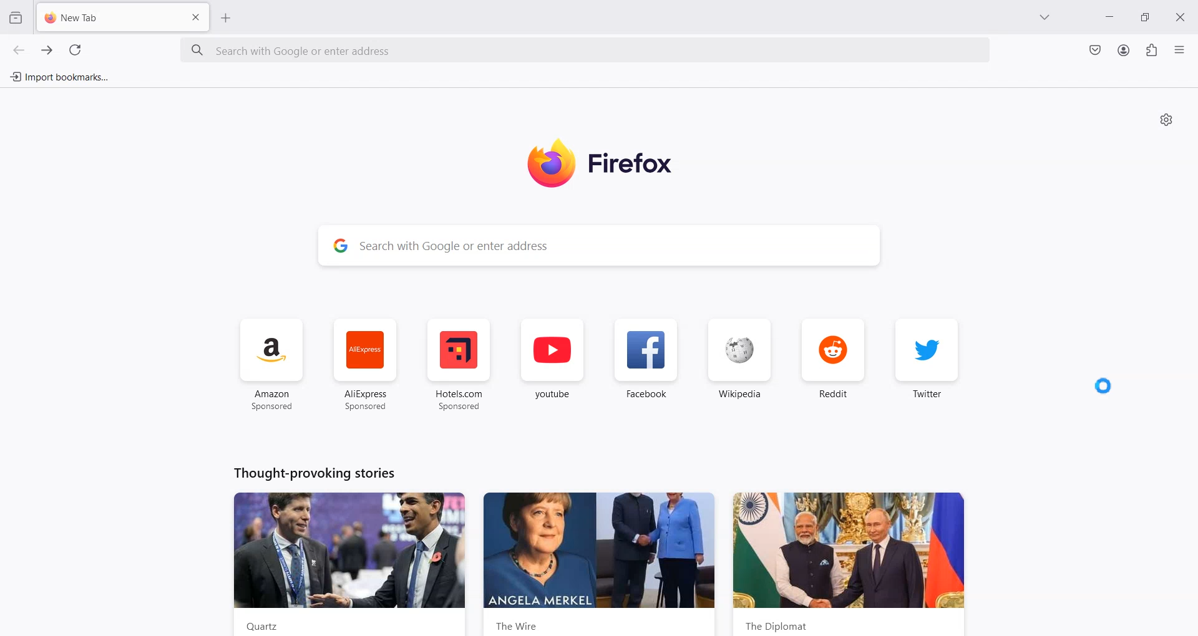 The height and width of the screenshot is (636, 1198). What do you see at coordinates (75, 51) in the screenshot?
I see `Refresh` at bounding box center [75, 51].